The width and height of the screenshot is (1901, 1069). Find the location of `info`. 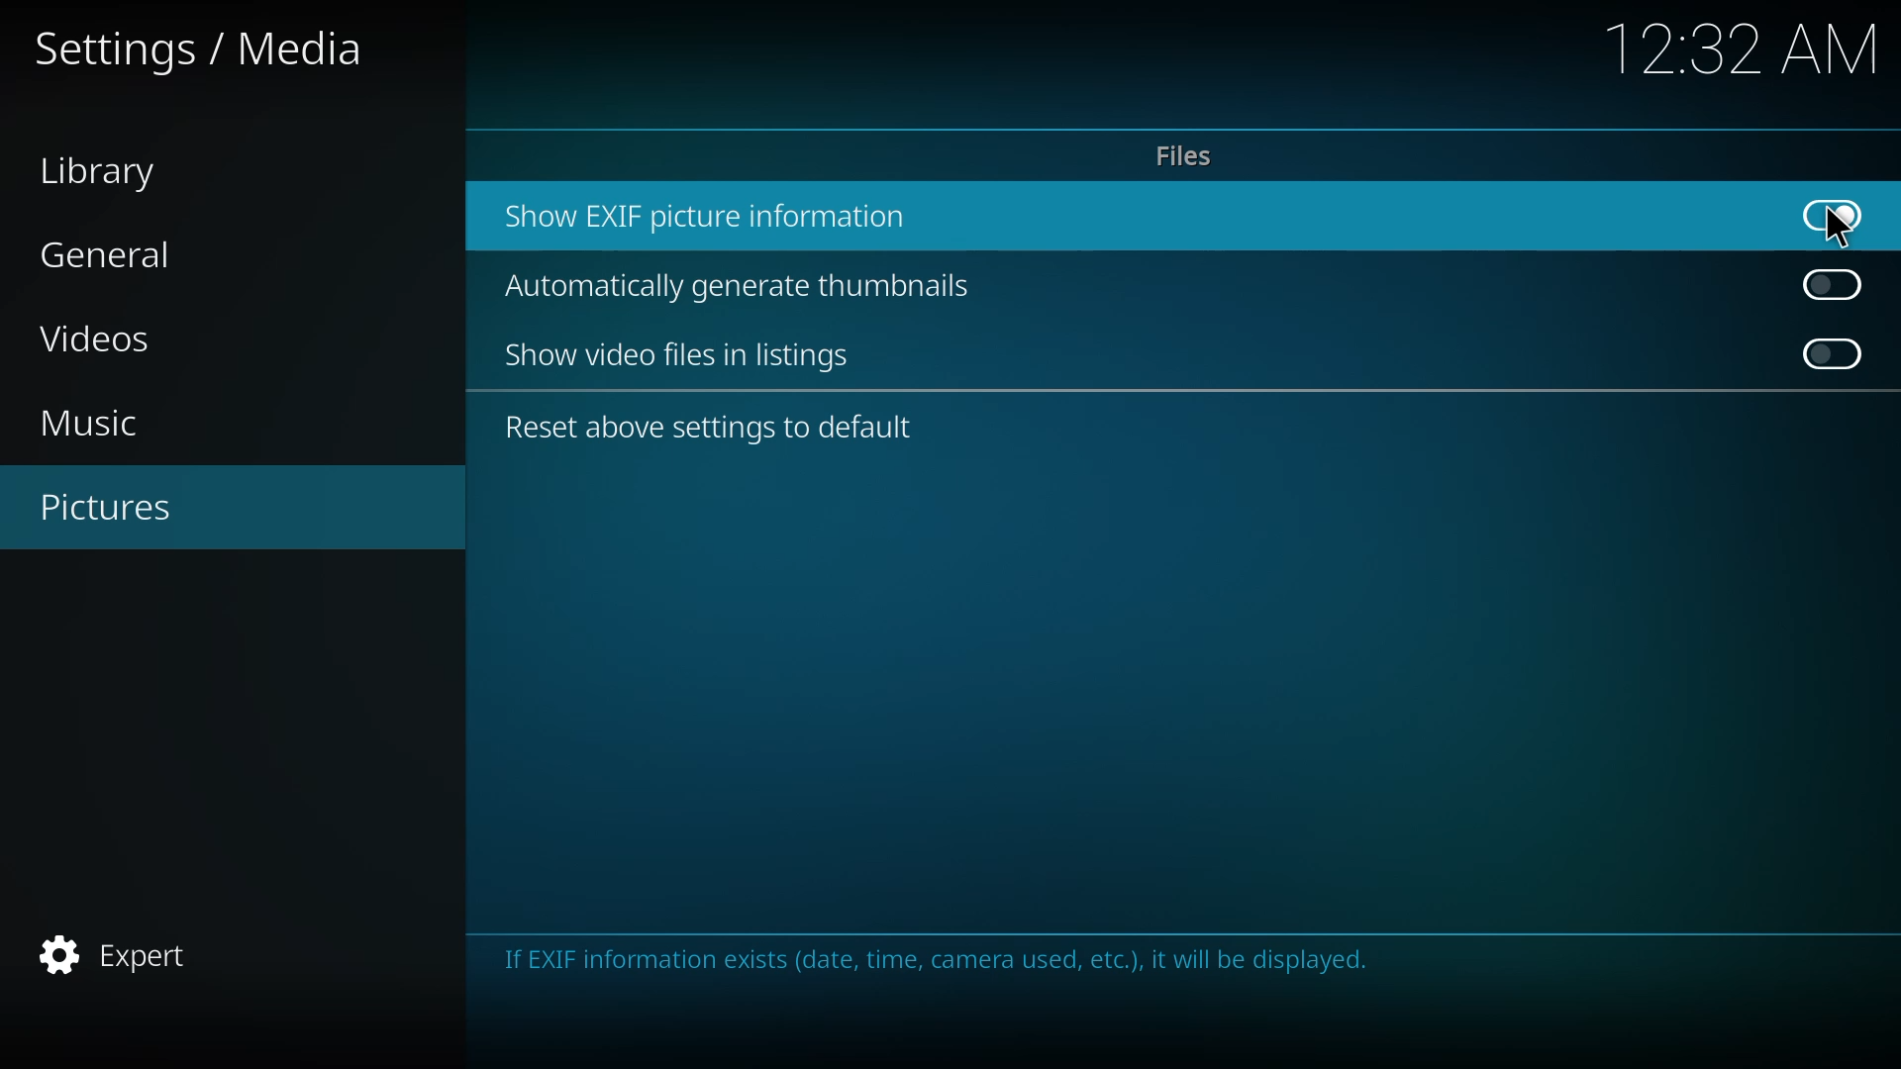

info is located at coordinates (939, 958).